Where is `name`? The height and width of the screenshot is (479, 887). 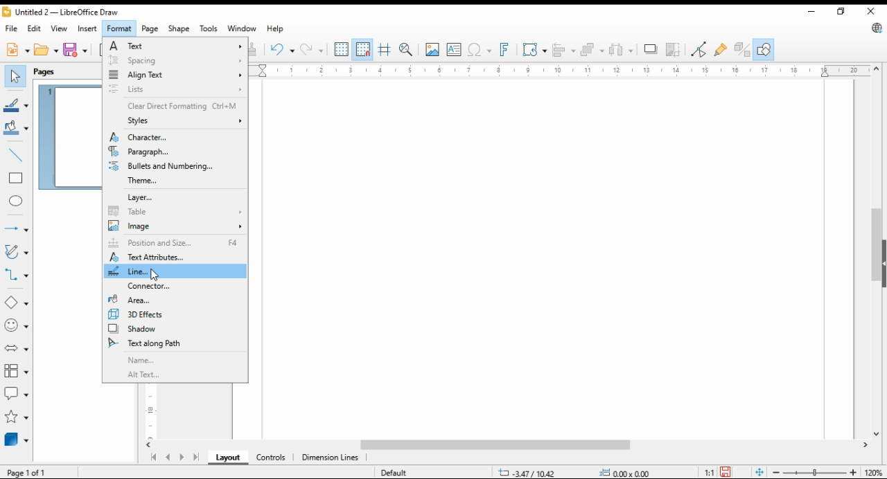 name is located at coordinates (172, 361).